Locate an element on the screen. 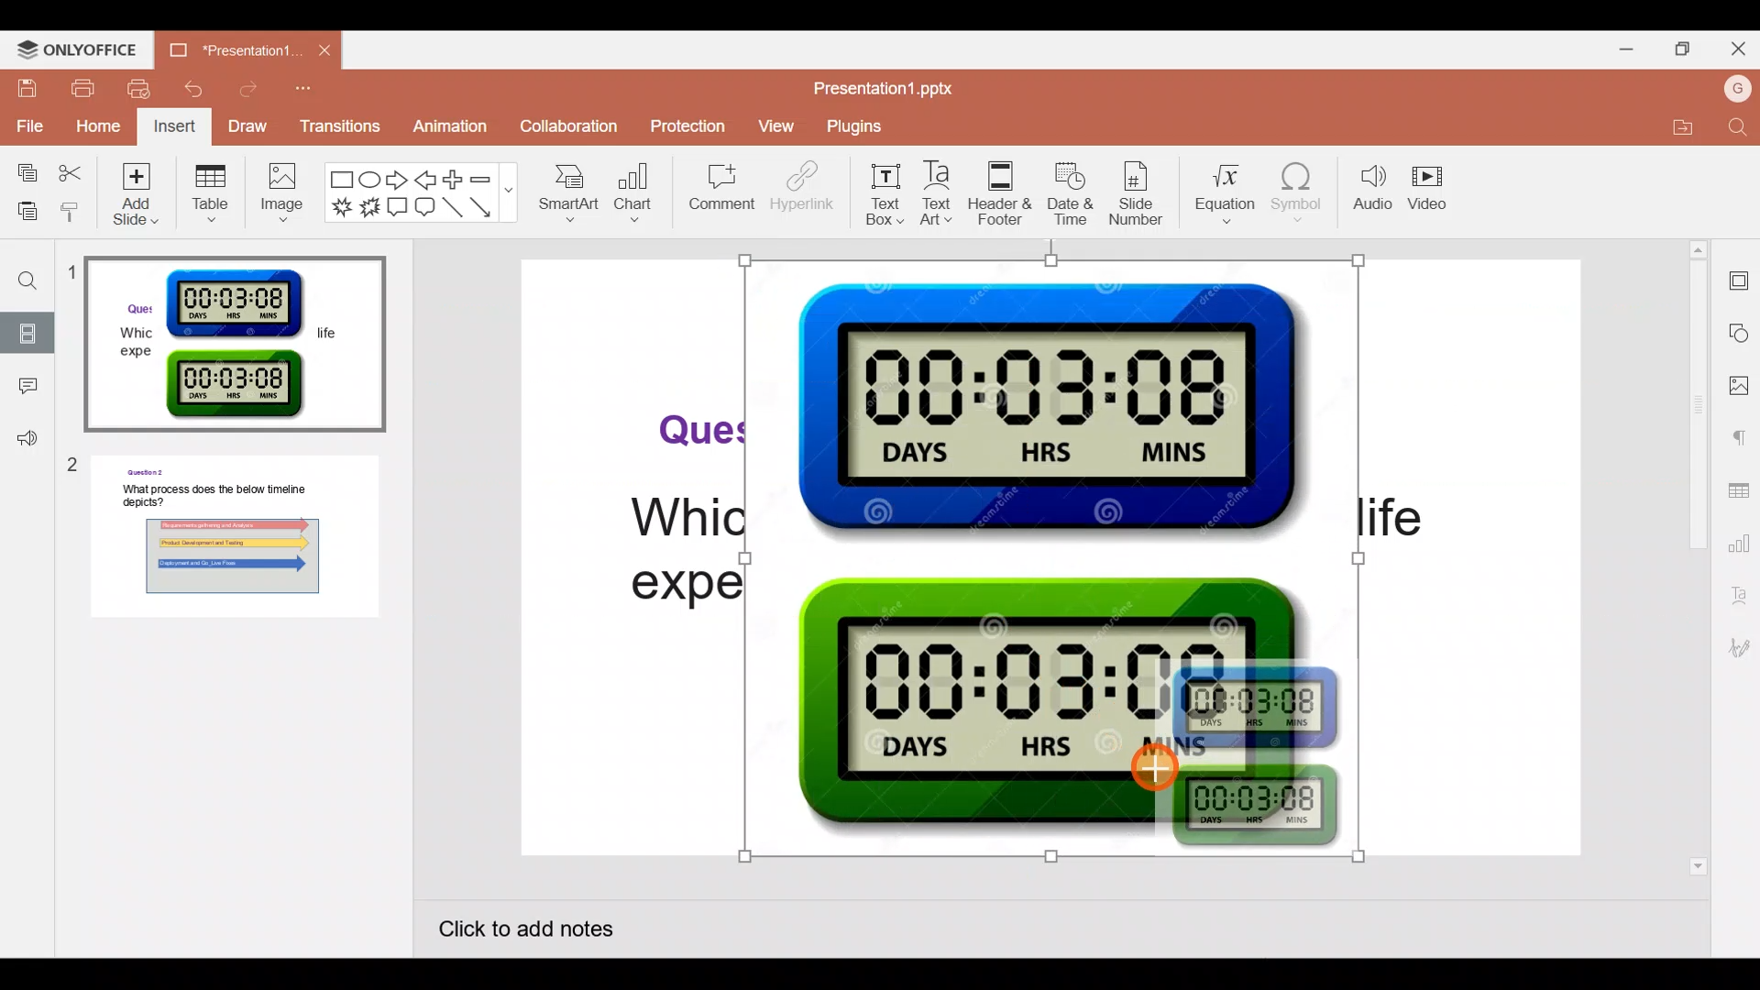 The image size is (1760, 990). Text box is located at coordinates (882, 191).